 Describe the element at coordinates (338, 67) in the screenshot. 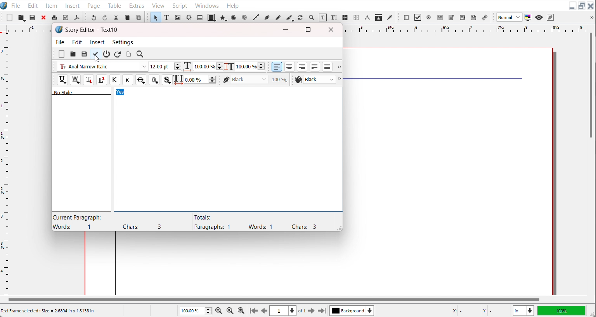

I see `Drop down box` at that location.